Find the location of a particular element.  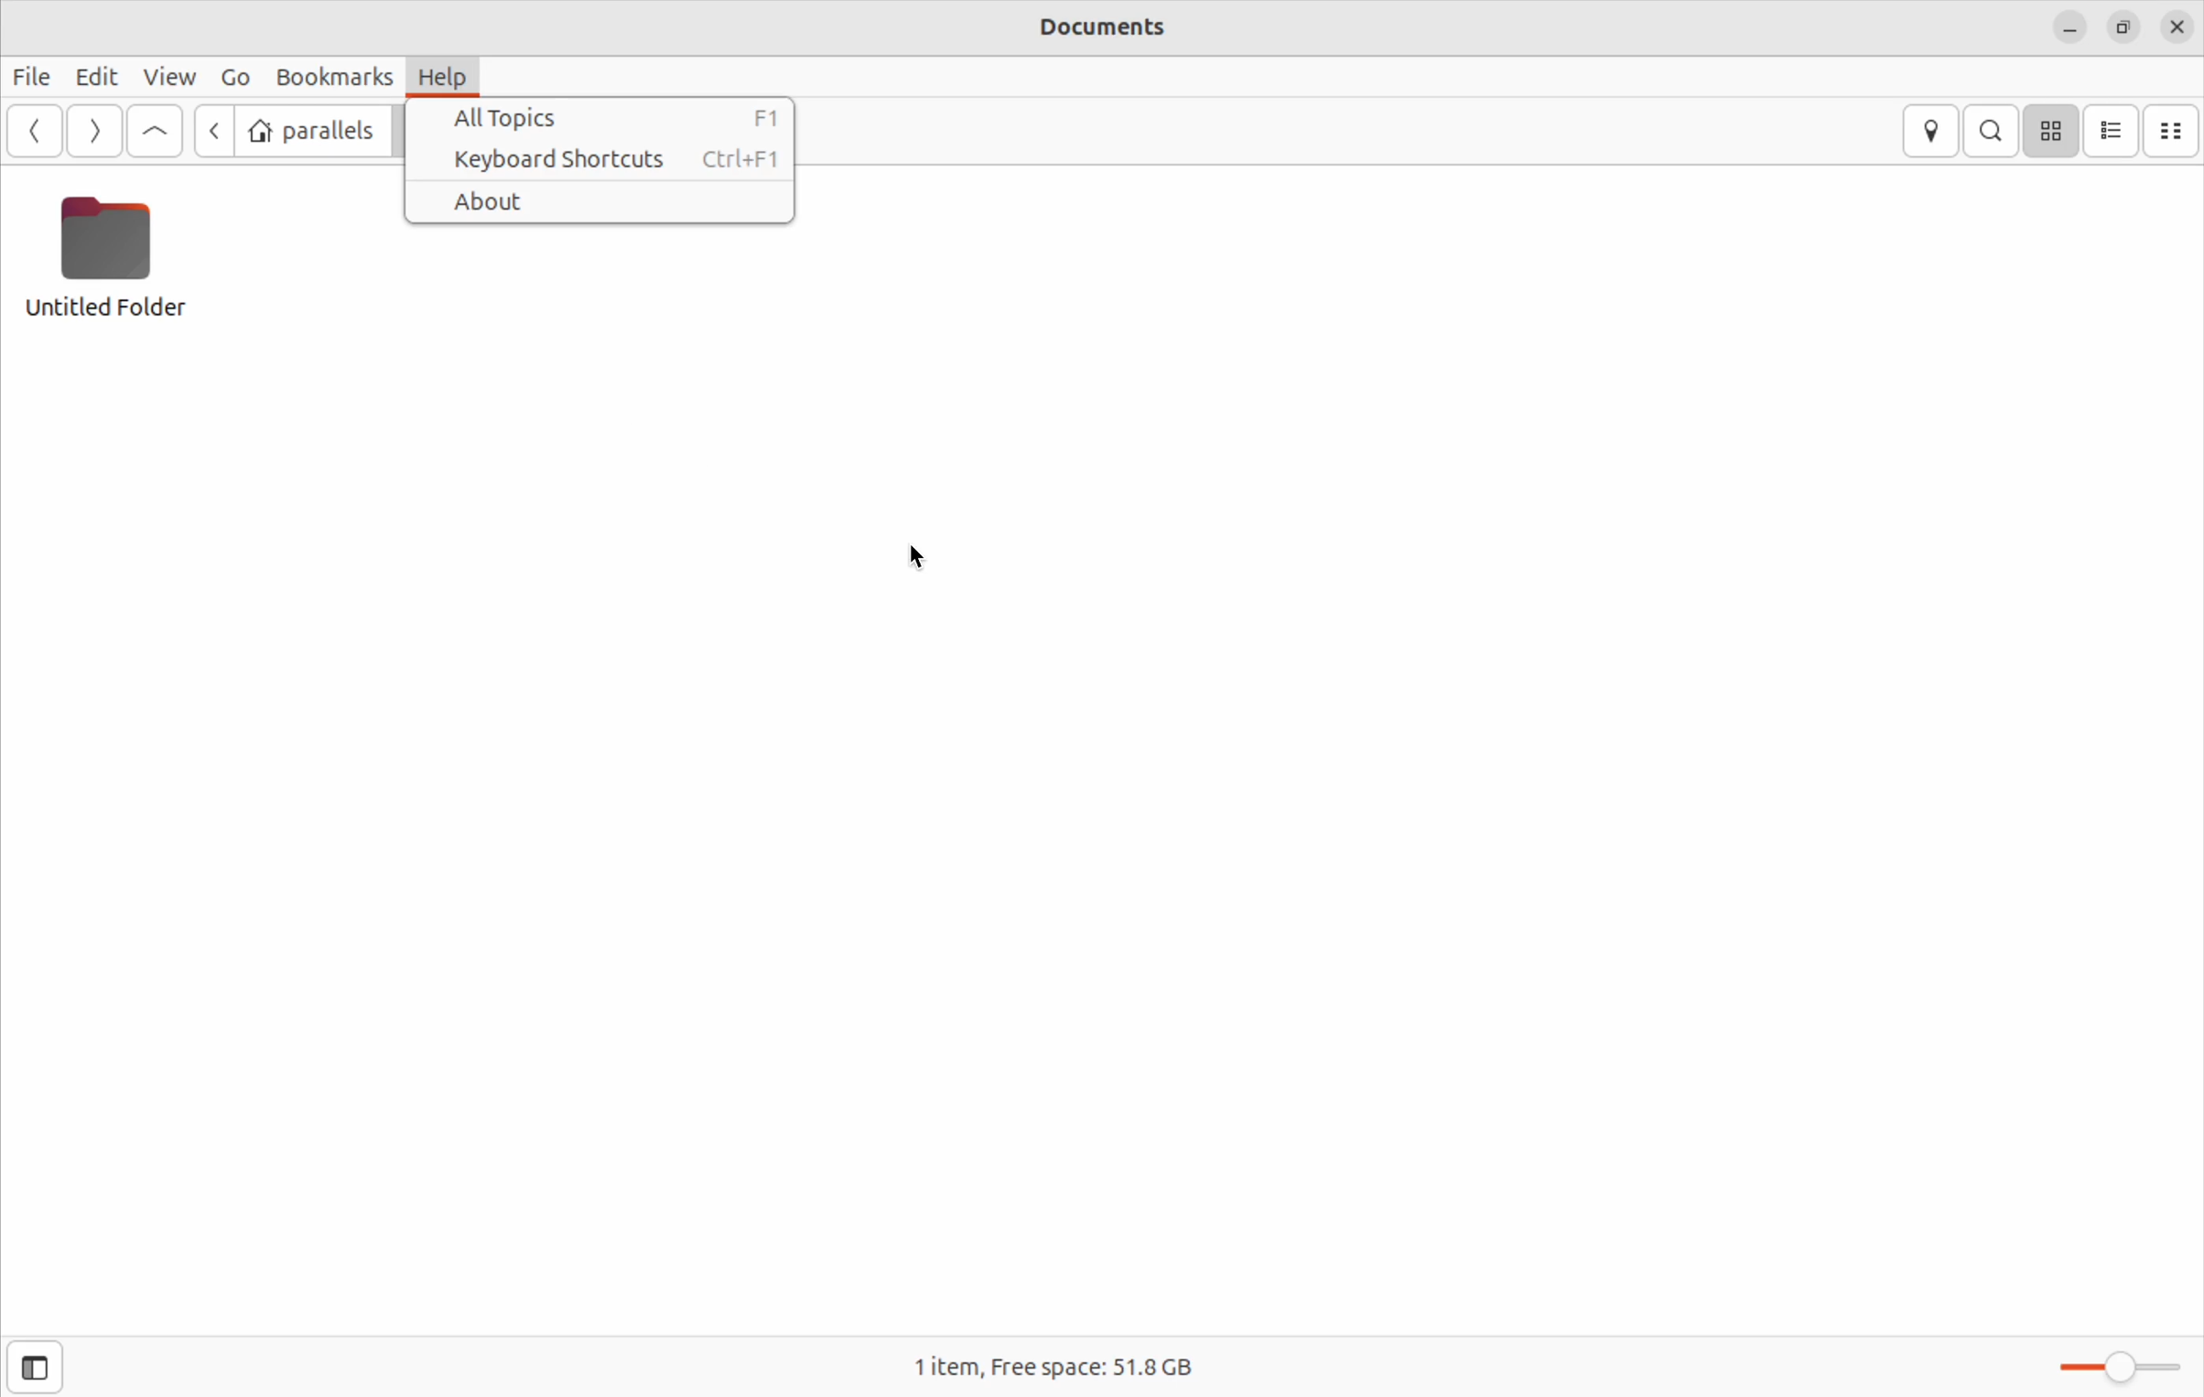

searchbar is located at coordinates (1993, 129).